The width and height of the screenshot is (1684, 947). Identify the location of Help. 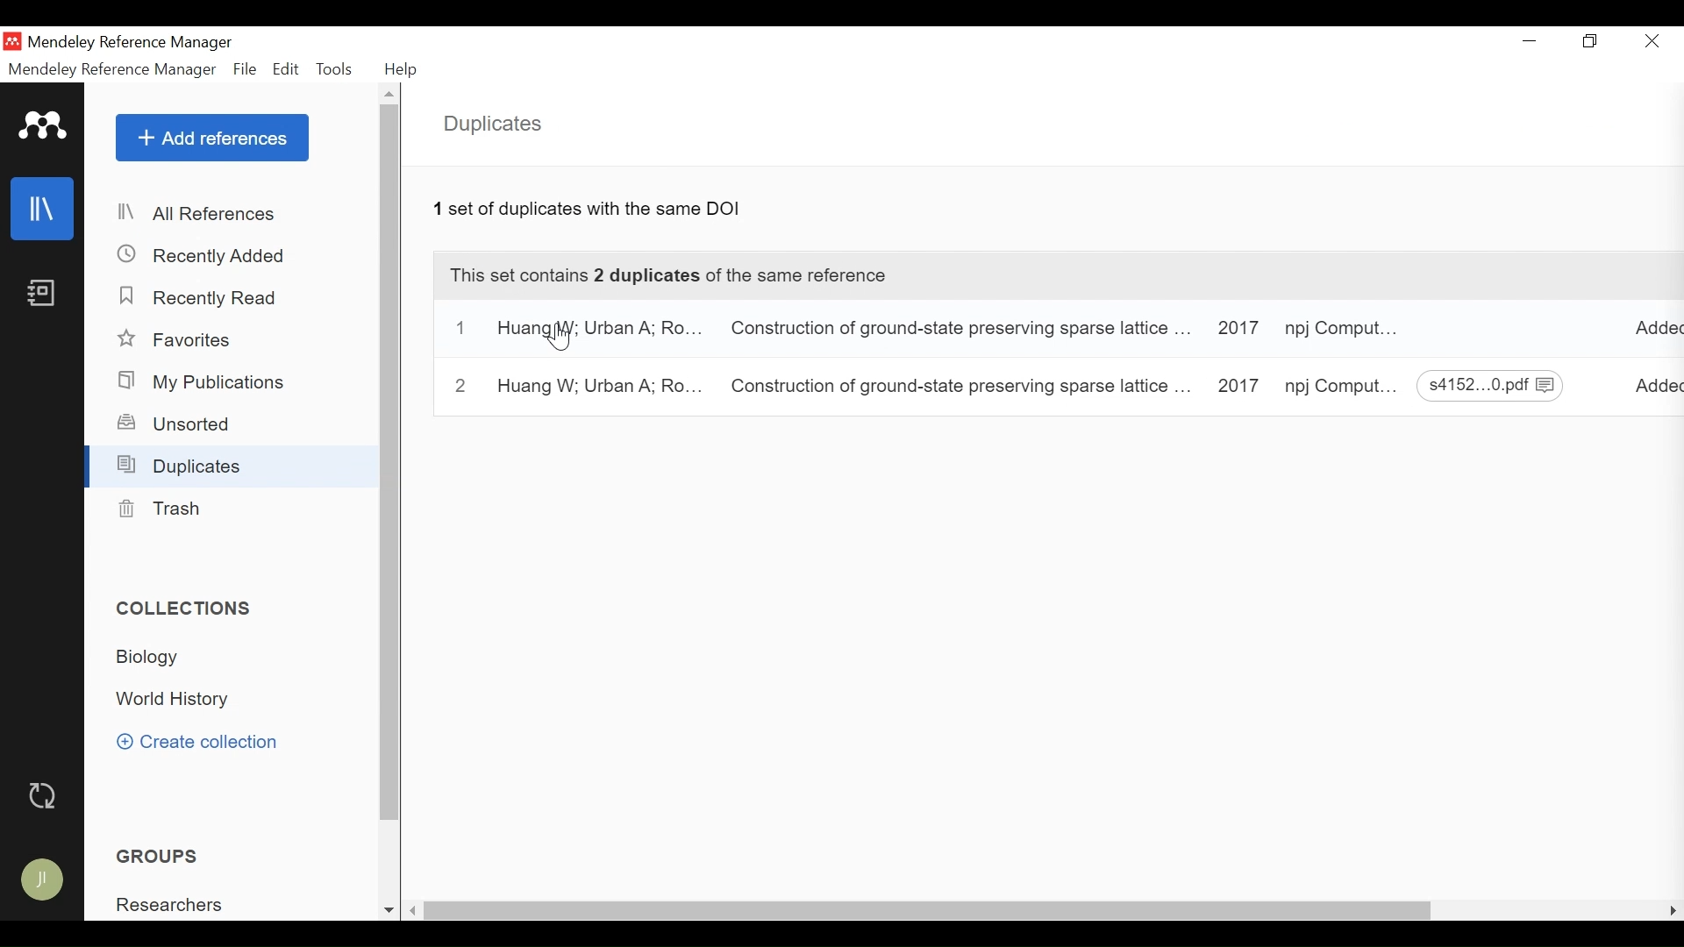
(403, 70).